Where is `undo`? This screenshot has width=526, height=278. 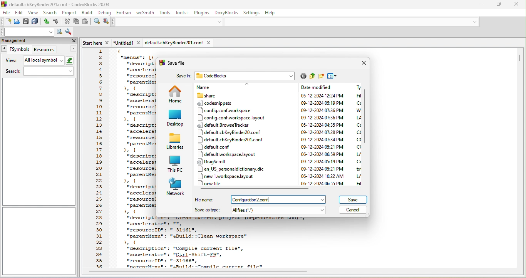
undo is located at coordinates (47, 22).